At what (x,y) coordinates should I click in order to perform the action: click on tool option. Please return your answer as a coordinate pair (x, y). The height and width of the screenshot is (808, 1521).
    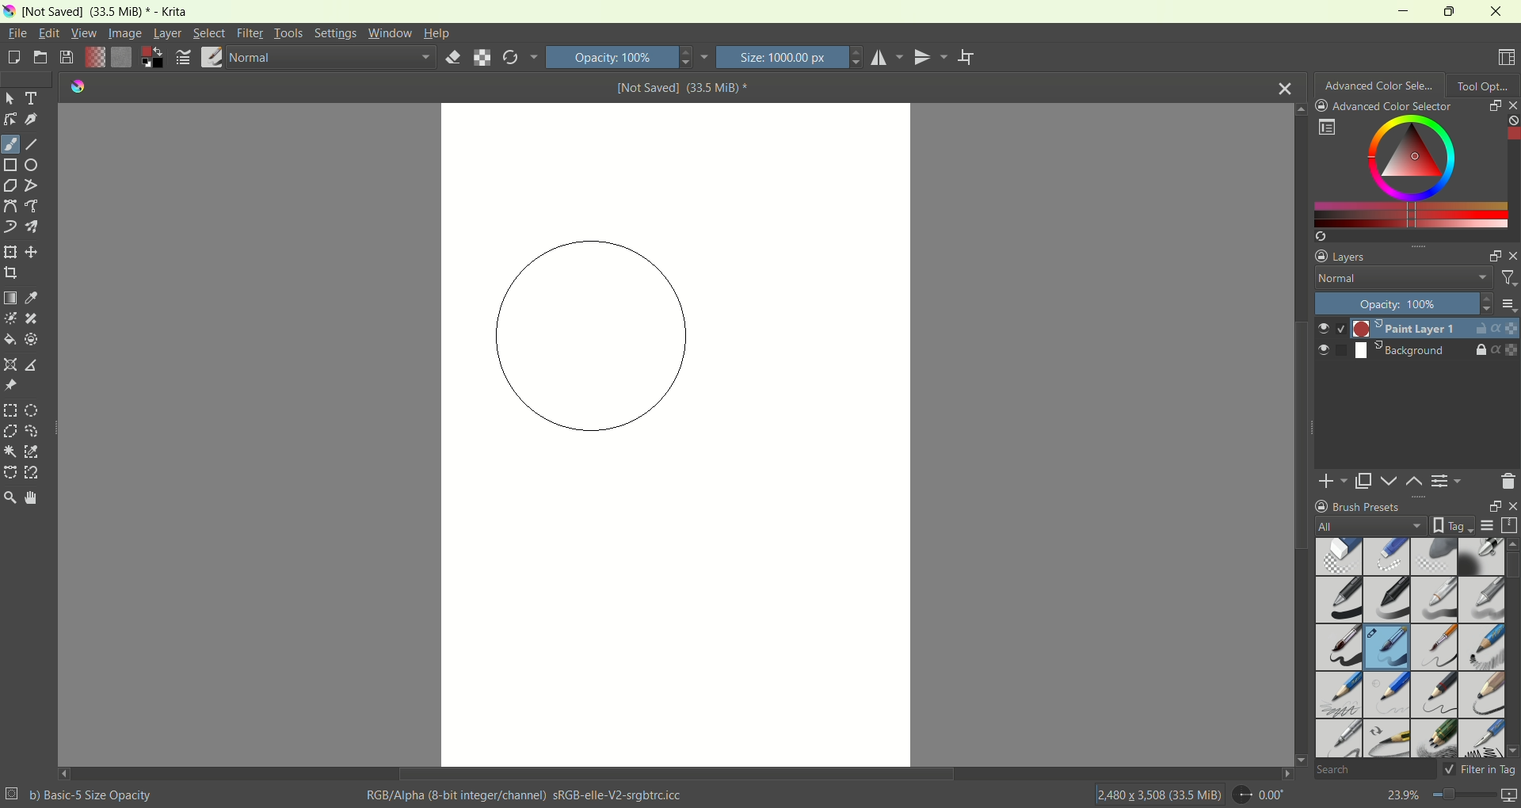
    Looking at the image, I should click on (1484, 84).